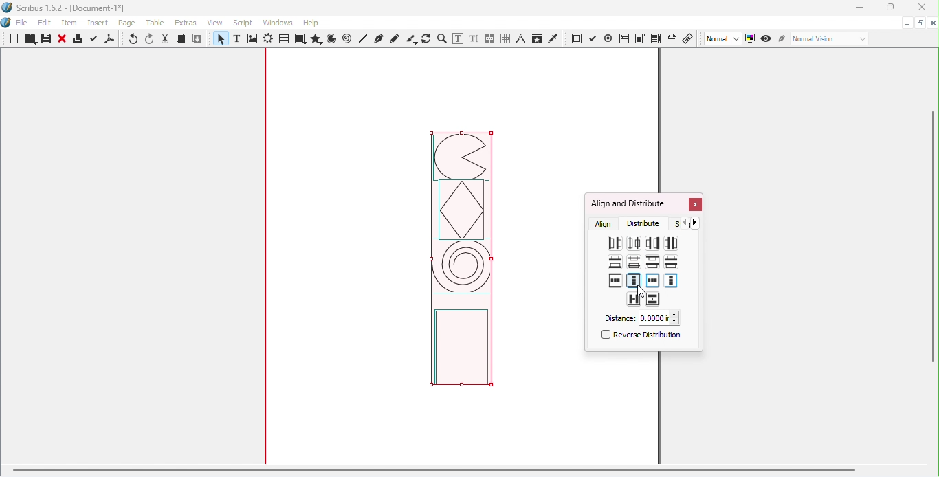 The image size is (939, 477). What do you see at coordinates (70, 23) in the screenshot?
I see `Item` at bounding box center [70, 23].